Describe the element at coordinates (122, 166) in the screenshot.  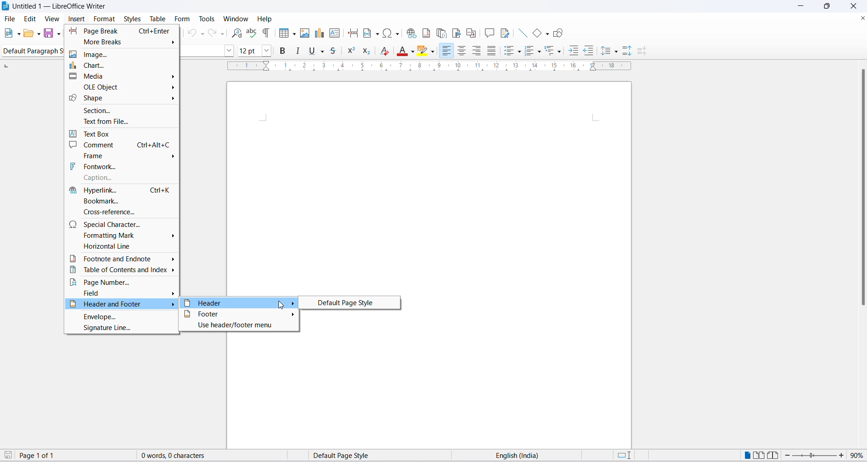
I see `fontwork` at that location.